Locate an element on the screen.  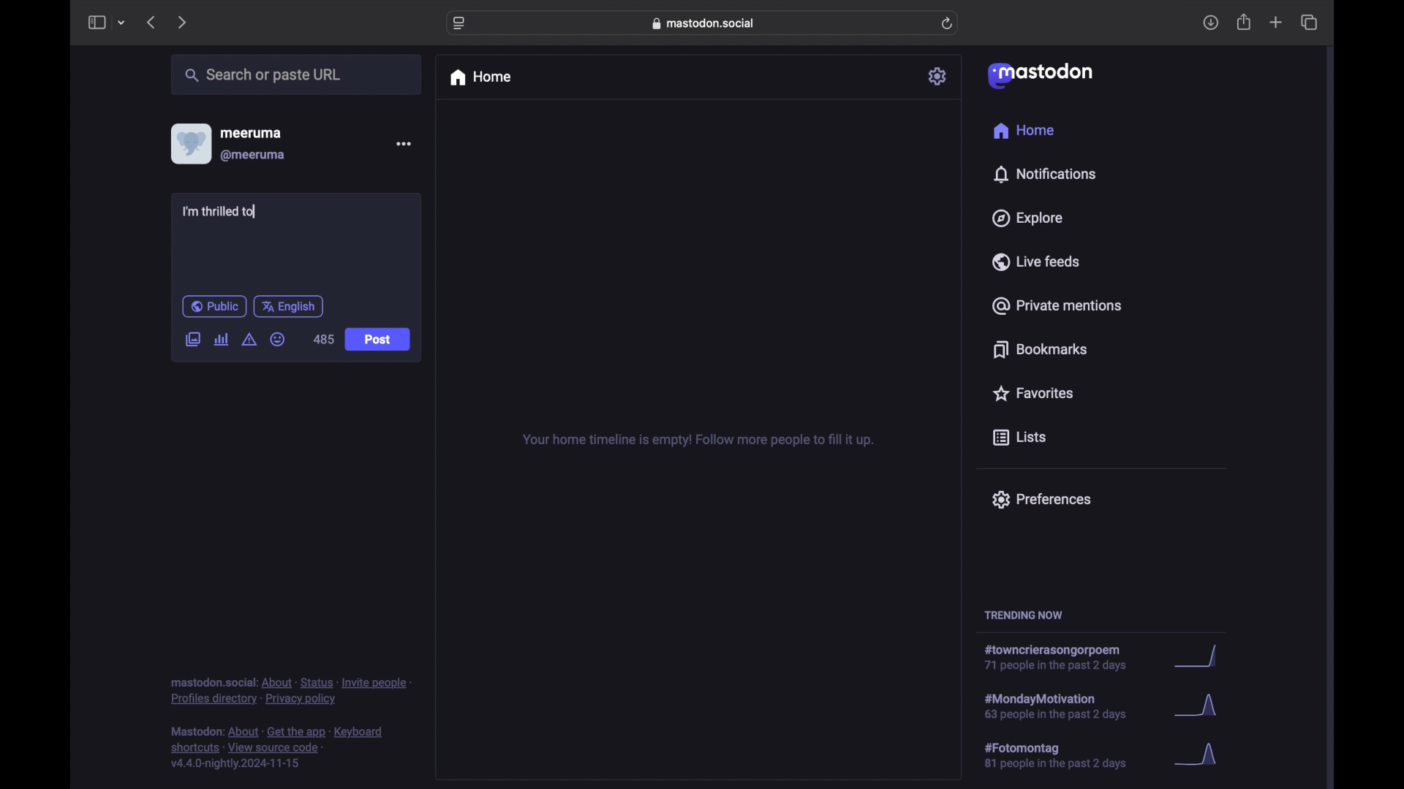
preferences is located at coordinates (1041, 500).